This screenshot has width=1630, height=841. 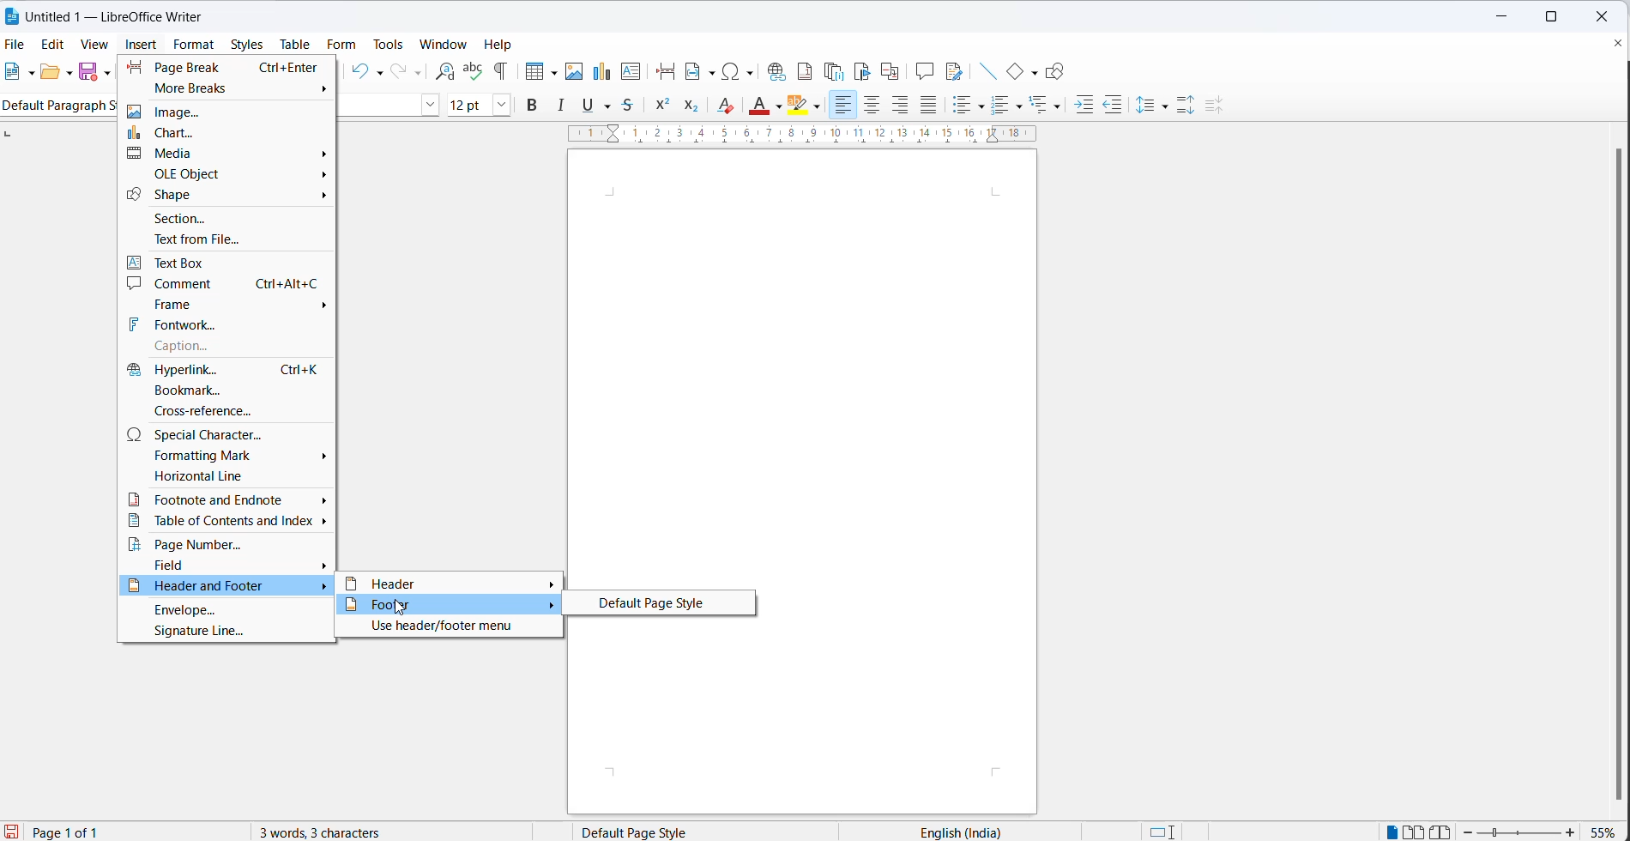 I want to click on redo, so click(x=398, y=69).